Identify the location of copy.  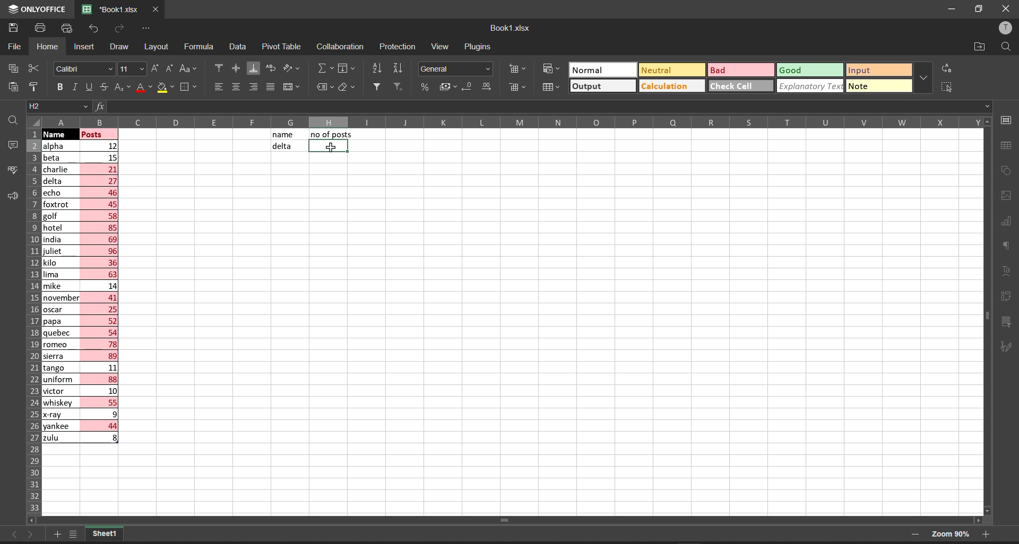
(11, 68).